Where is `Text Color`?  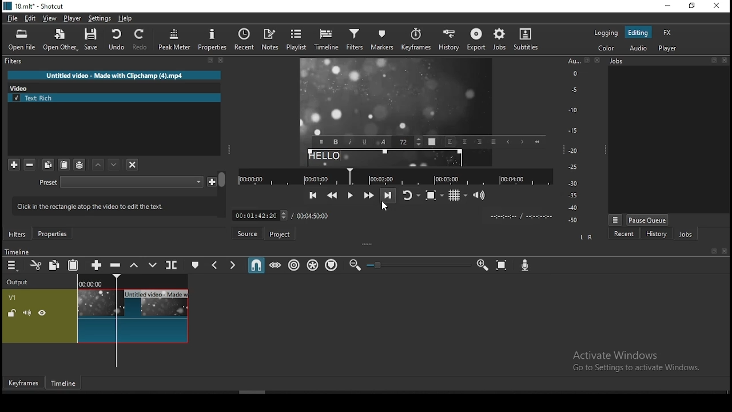
Text Color is located at coordinates (432, 141).